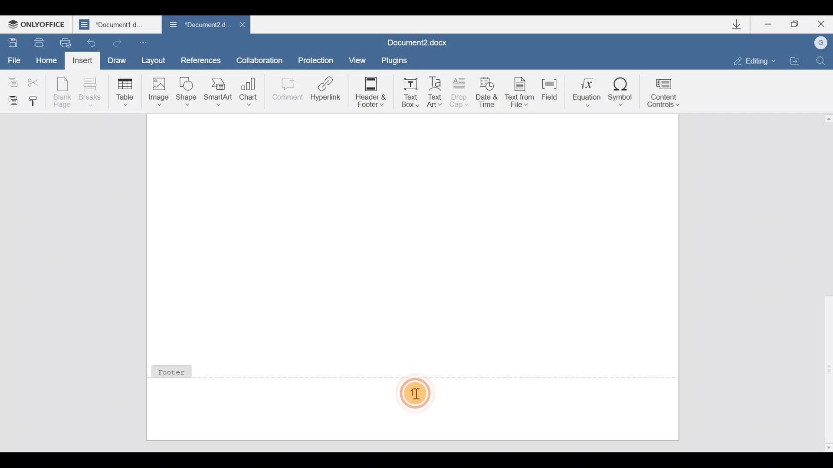  What do you see at coordinates (123, 91) in the screenshot?
I see `Table` at bounding box center [123, 91].